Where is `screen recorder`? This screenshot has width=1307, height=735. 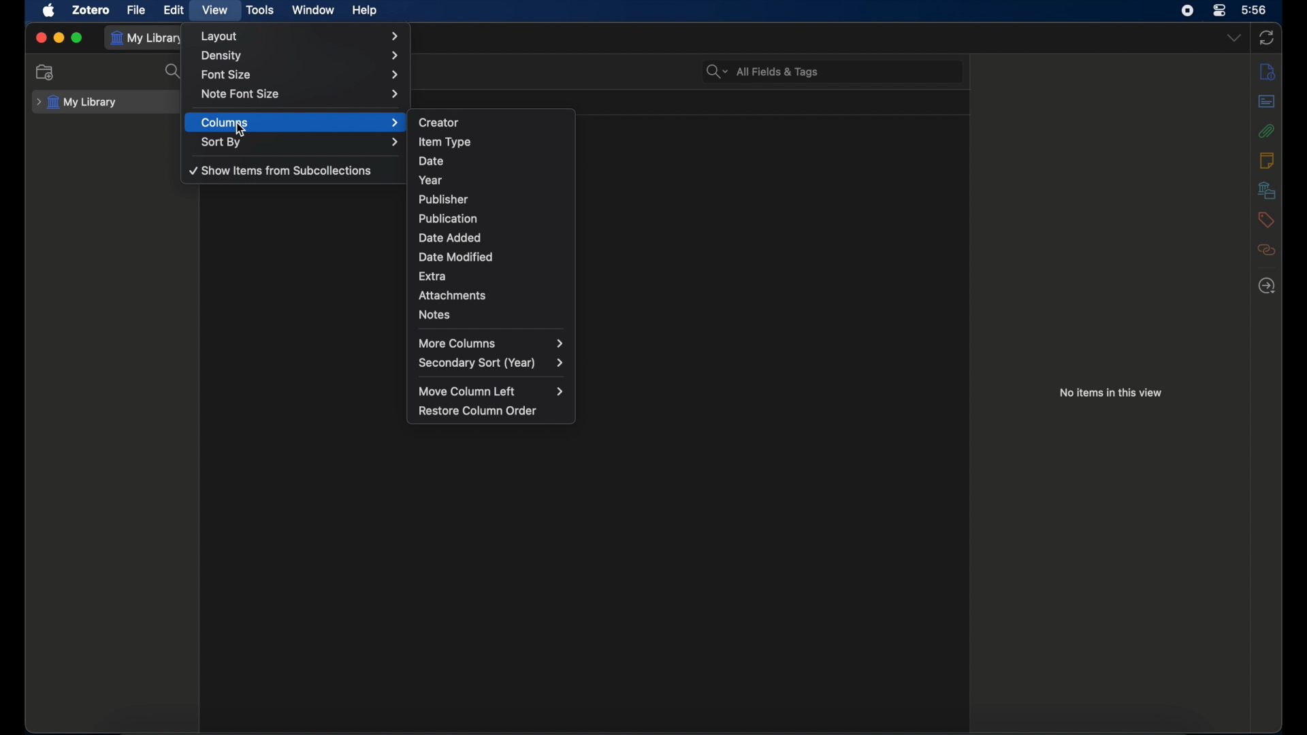
screen recorder is located at coordinates (1187, 11).